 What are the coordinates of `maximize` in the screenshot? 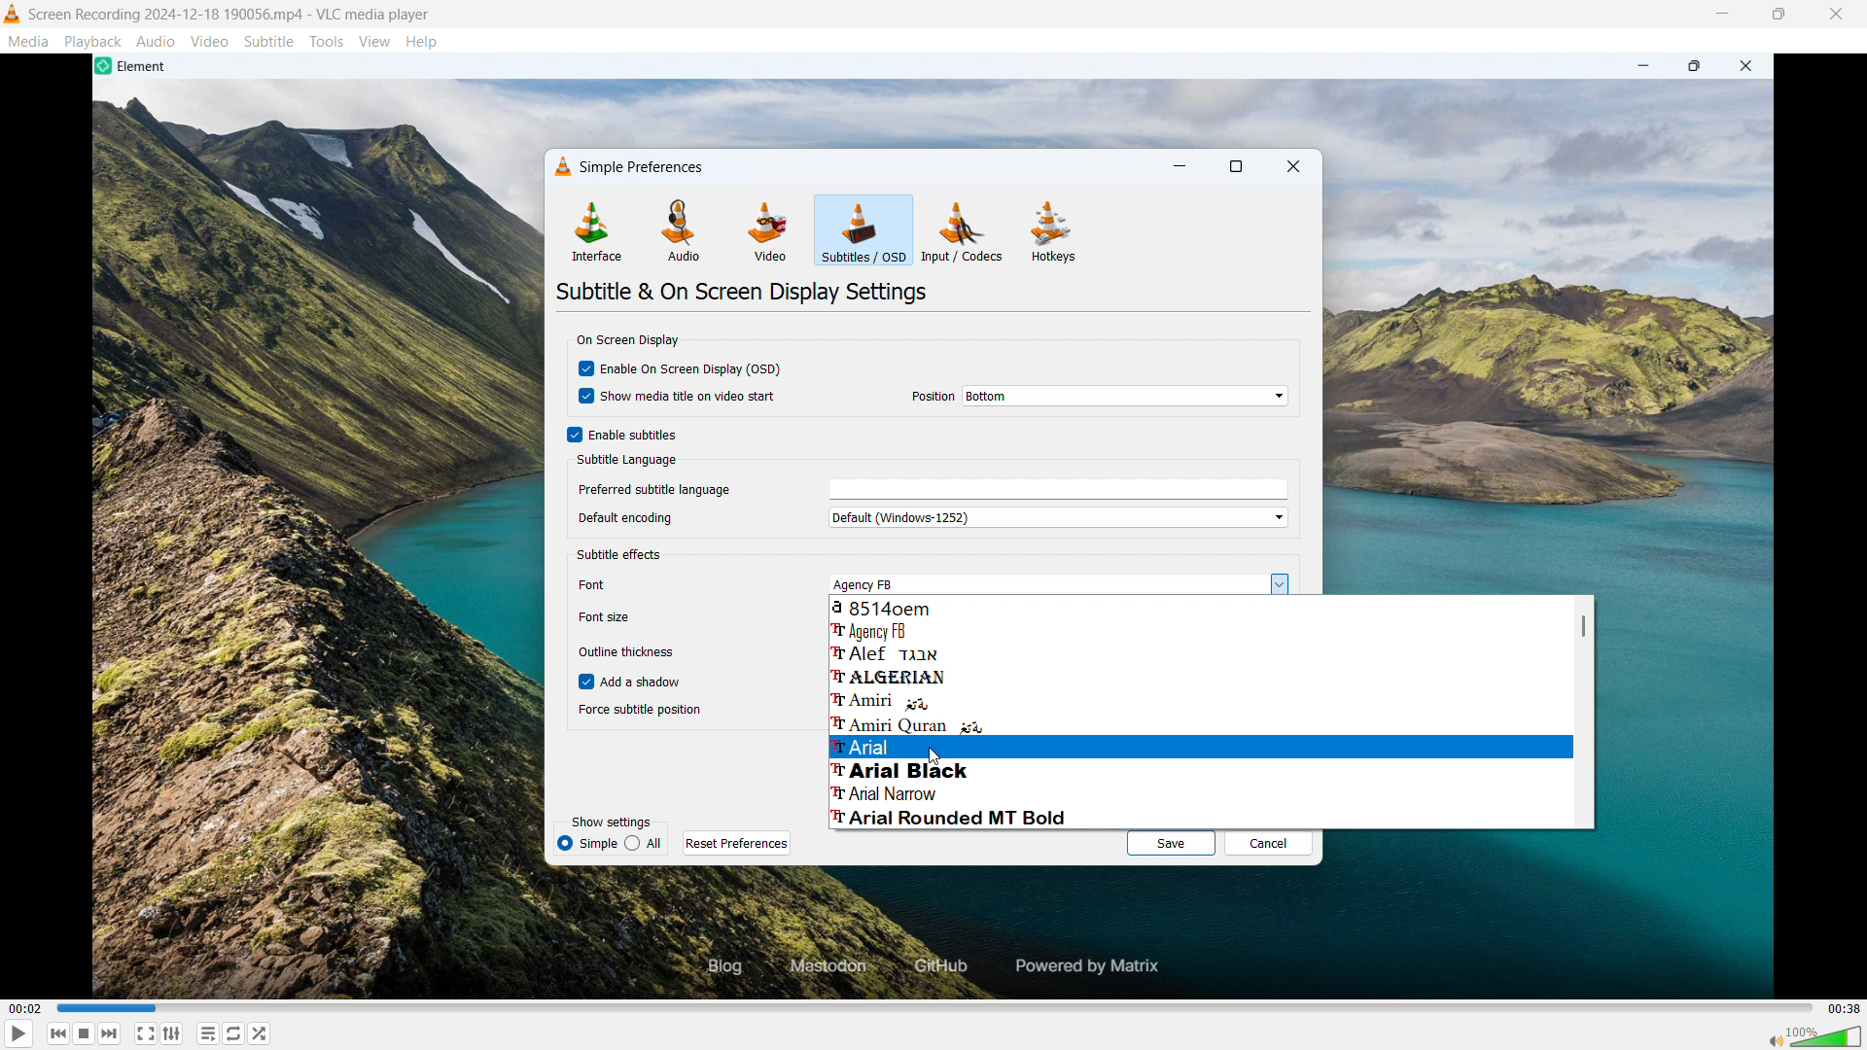 It's located at (1778, 15).